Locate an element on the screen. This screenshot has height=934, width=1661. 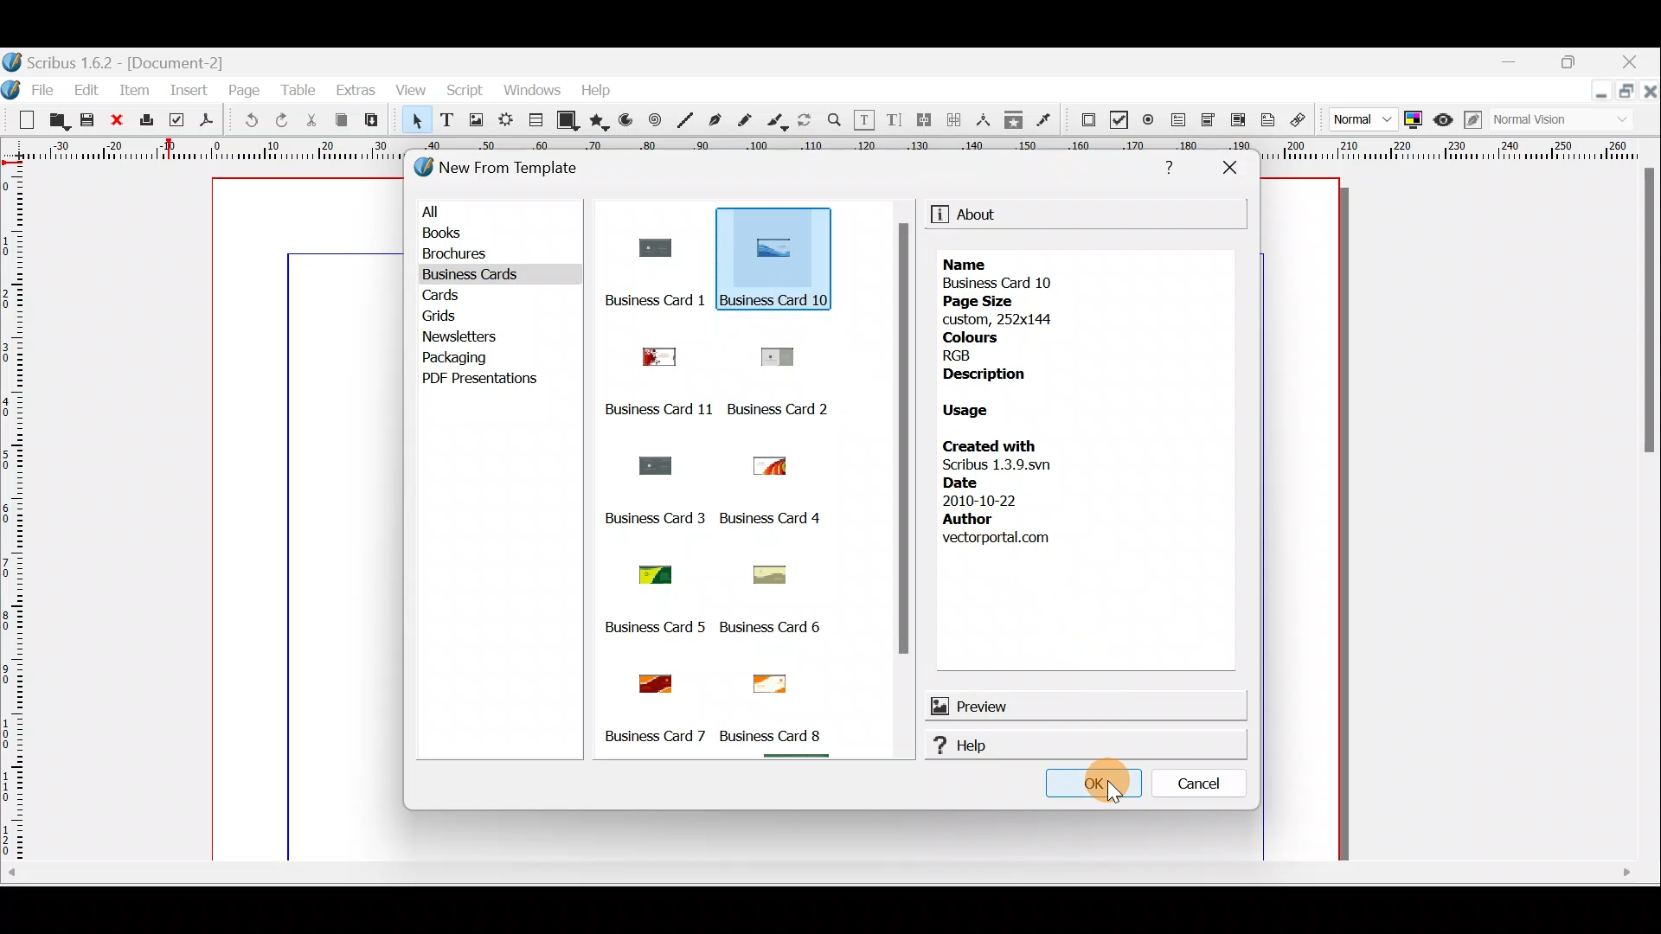
Business card image is located at coordinates (777, 355).